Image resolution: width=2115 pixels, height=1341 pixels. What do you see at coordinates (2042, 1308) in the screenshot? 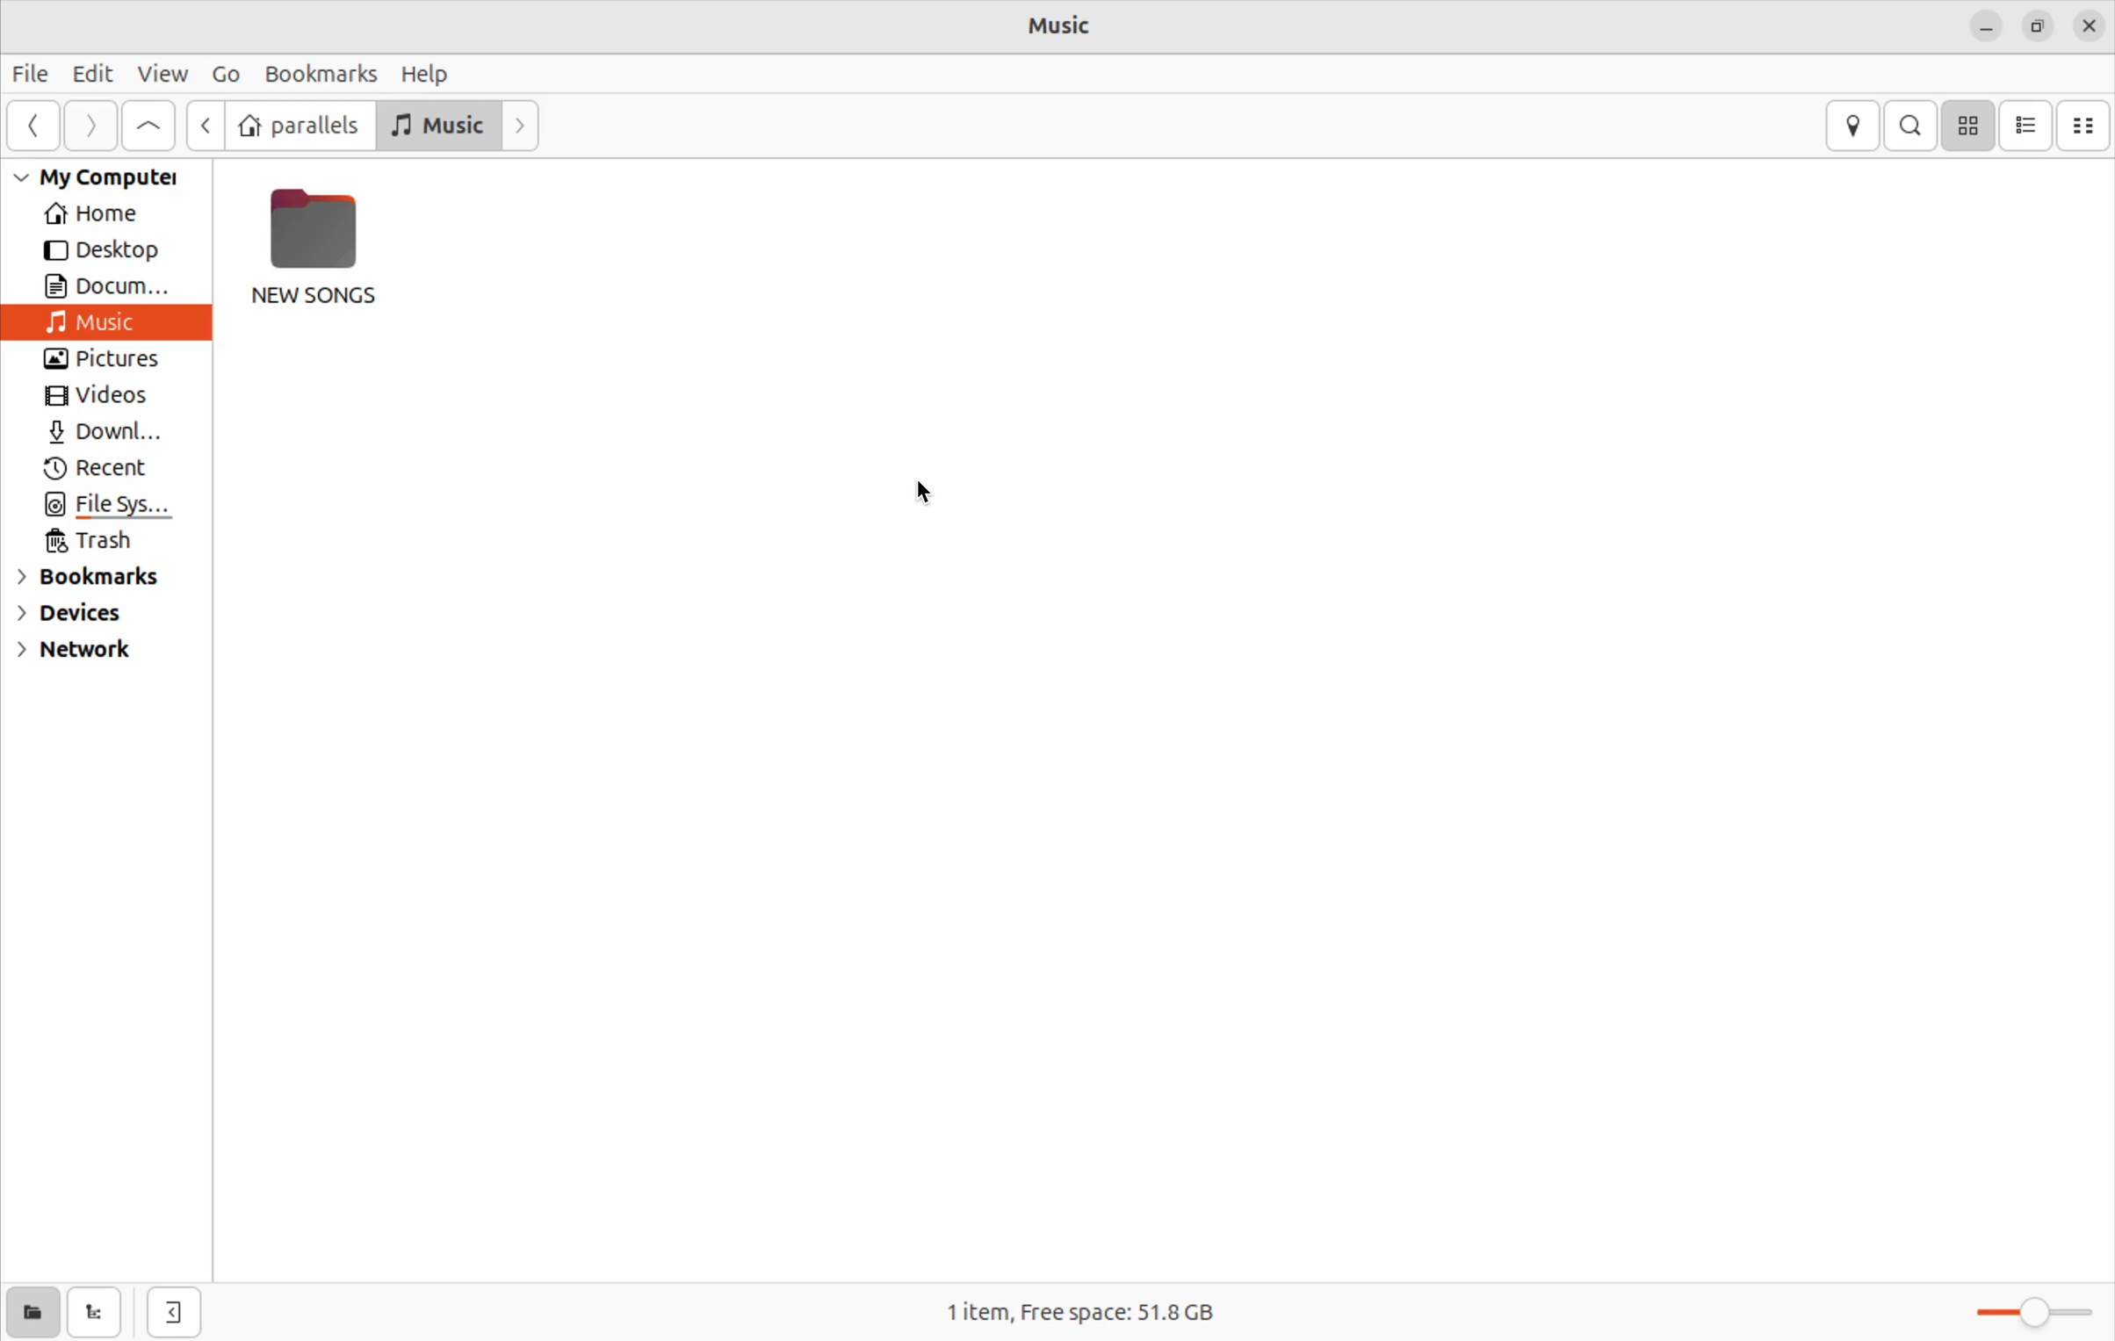
I see `toggle zoom` at bounding box center [2042, 1308].